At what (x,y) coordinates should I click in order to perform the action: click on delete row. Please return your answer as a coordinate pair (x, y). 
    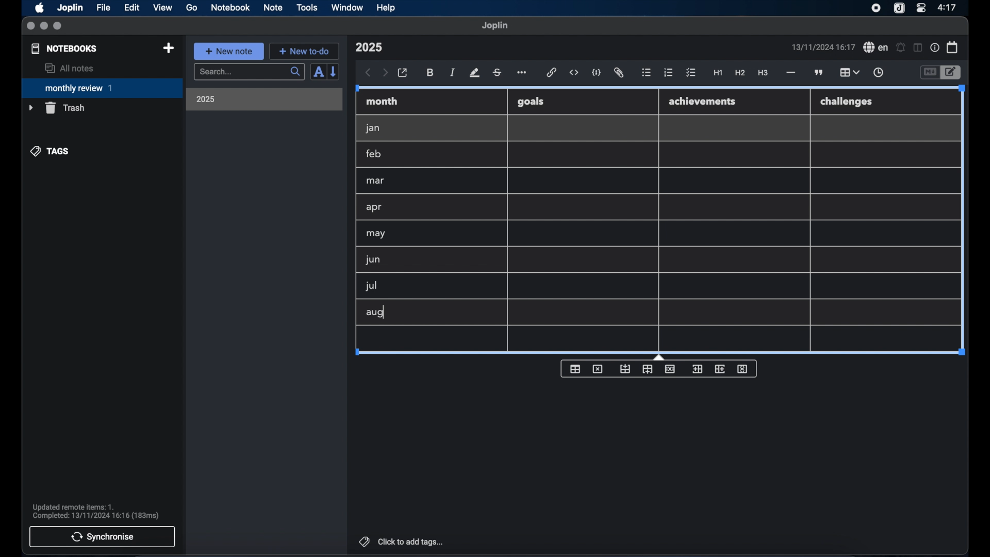
    Looking at the image, I should click on (671, 368).